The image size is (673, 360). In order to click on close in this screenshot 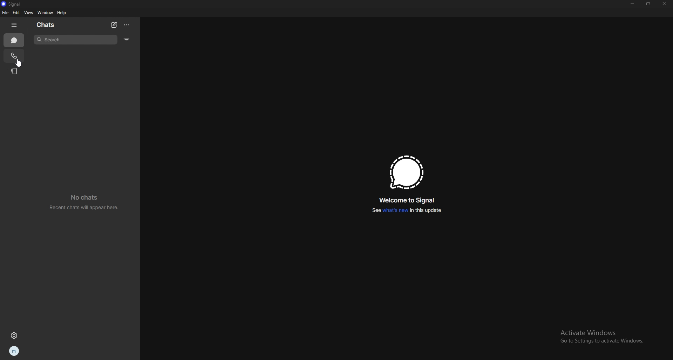, I will do `click(664, 4)`.